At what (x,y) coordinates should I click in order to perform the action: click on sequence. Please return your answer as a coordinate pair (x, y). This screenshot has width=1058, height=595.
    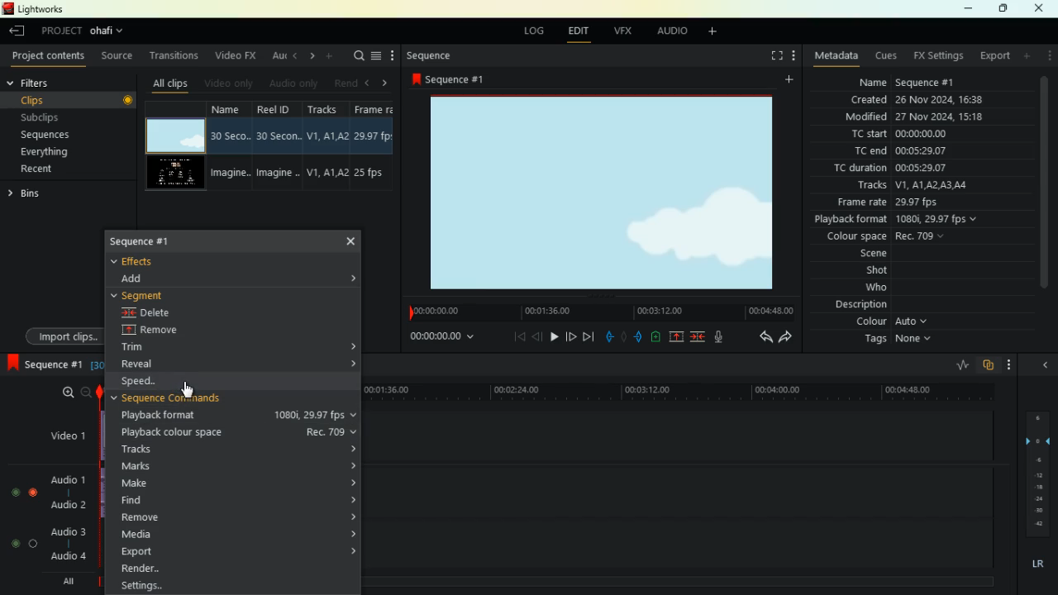
    Looking at the image, I should click on (441, 56).